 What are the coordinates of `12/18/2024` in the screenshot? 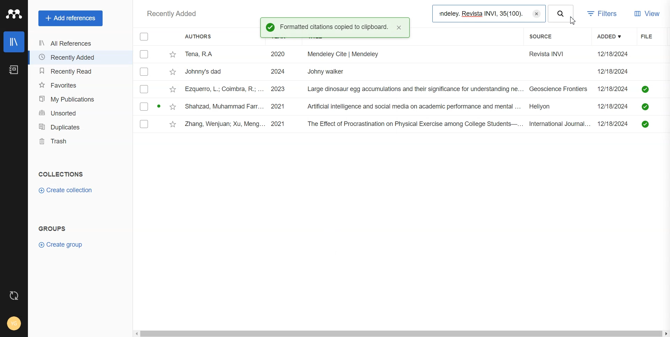 It's located at (613, 54).